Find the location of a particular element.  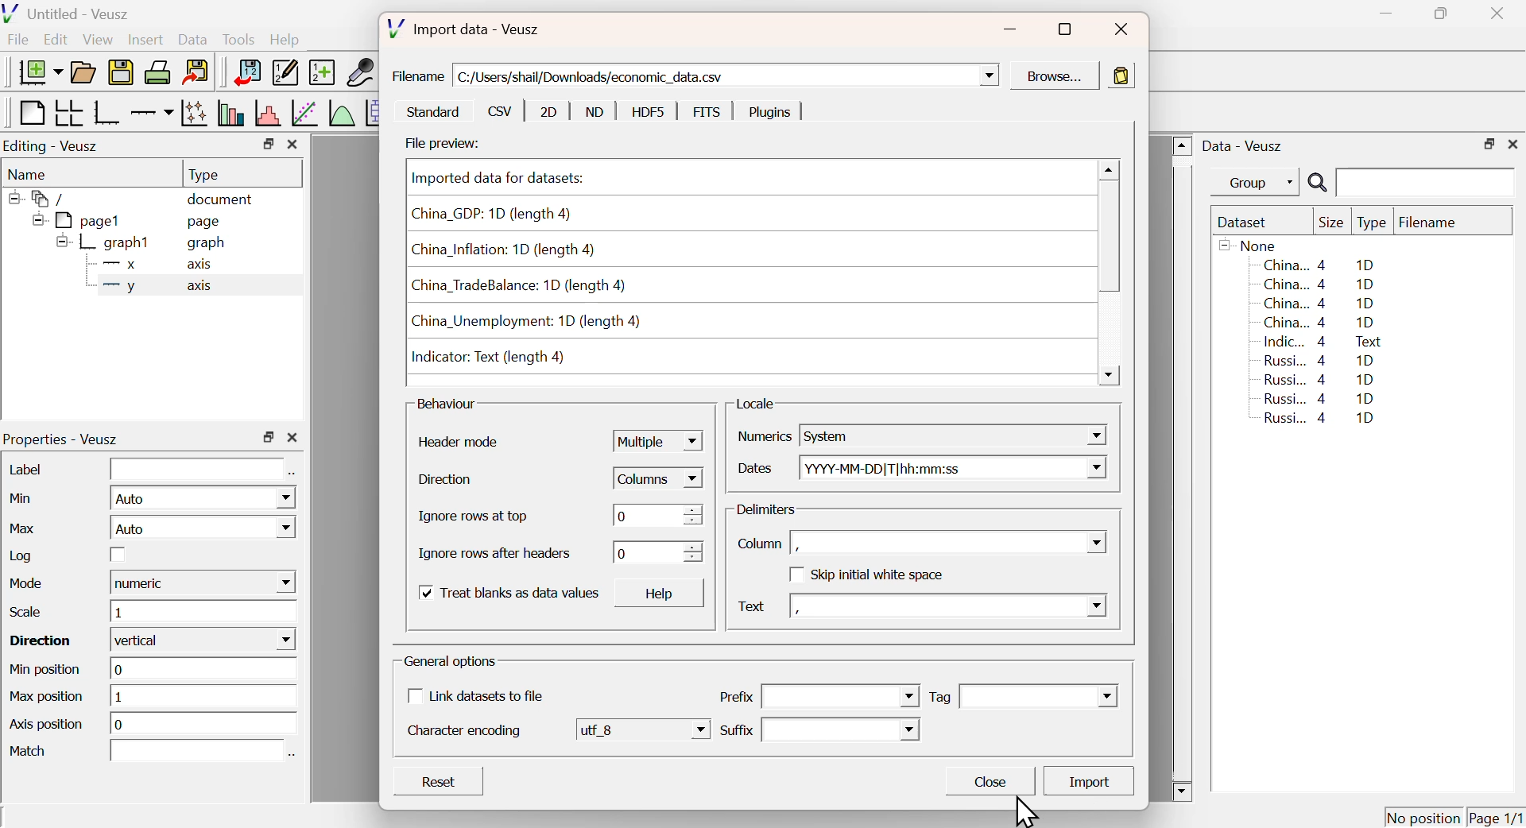

Minimize is located at coordinates (1015, 29).